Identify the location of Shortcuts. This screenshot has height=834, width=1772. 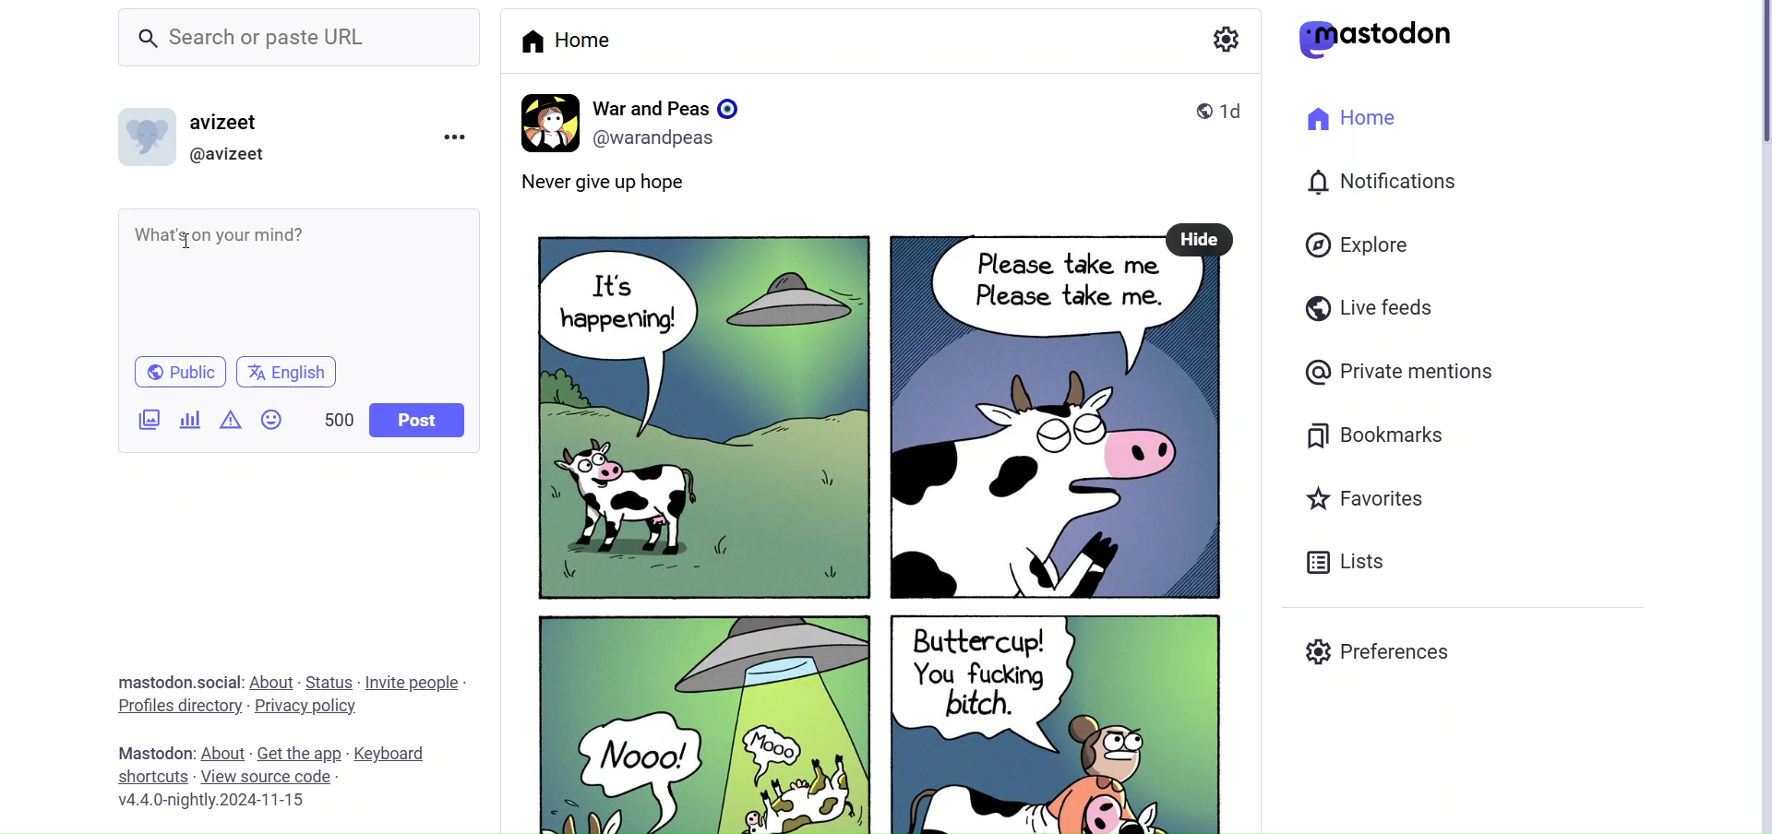
(150, 776).